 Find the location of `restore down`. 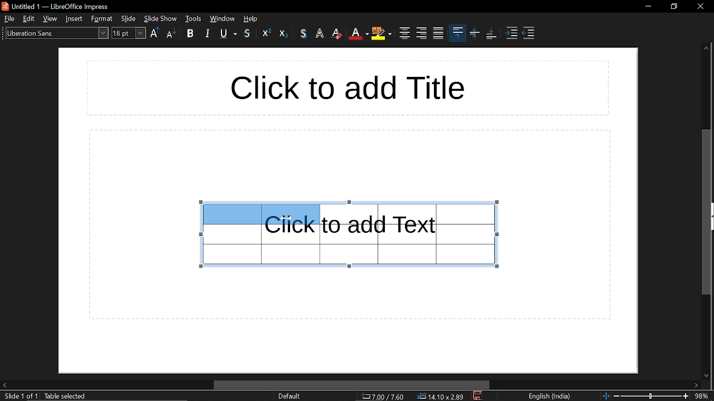

restore down is located at coordinates (674, 6).